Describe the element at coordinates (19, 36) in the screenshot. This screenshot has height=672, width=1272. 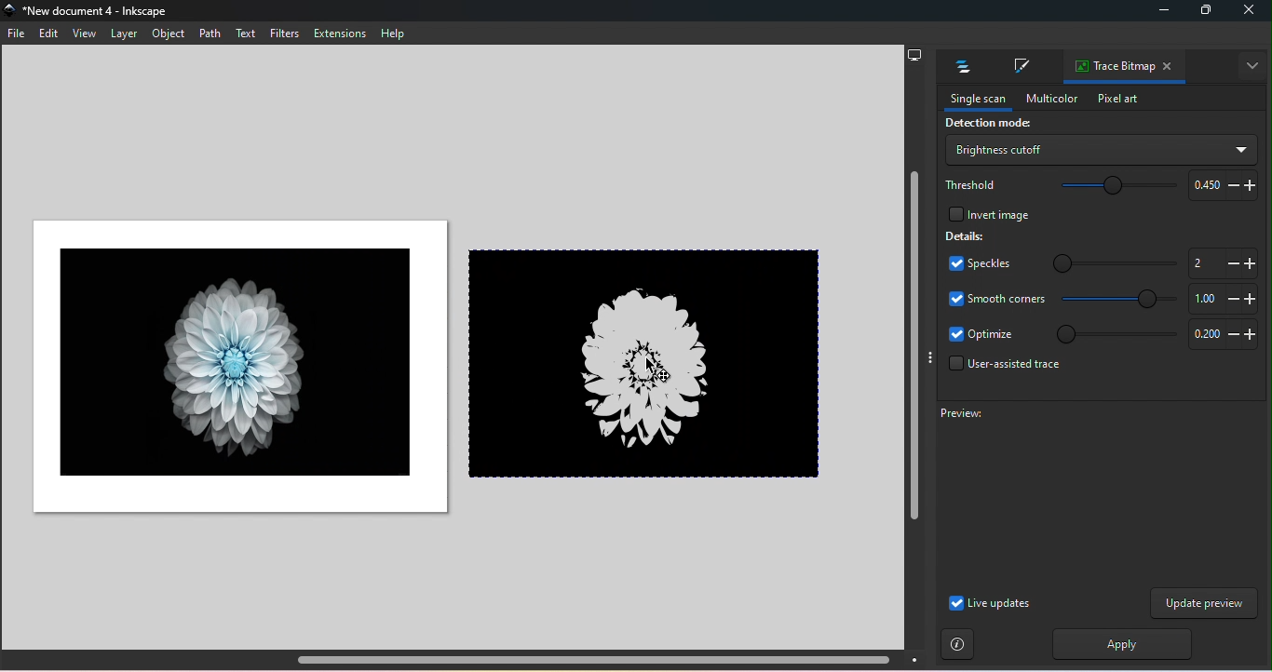
I see `File` at that location.